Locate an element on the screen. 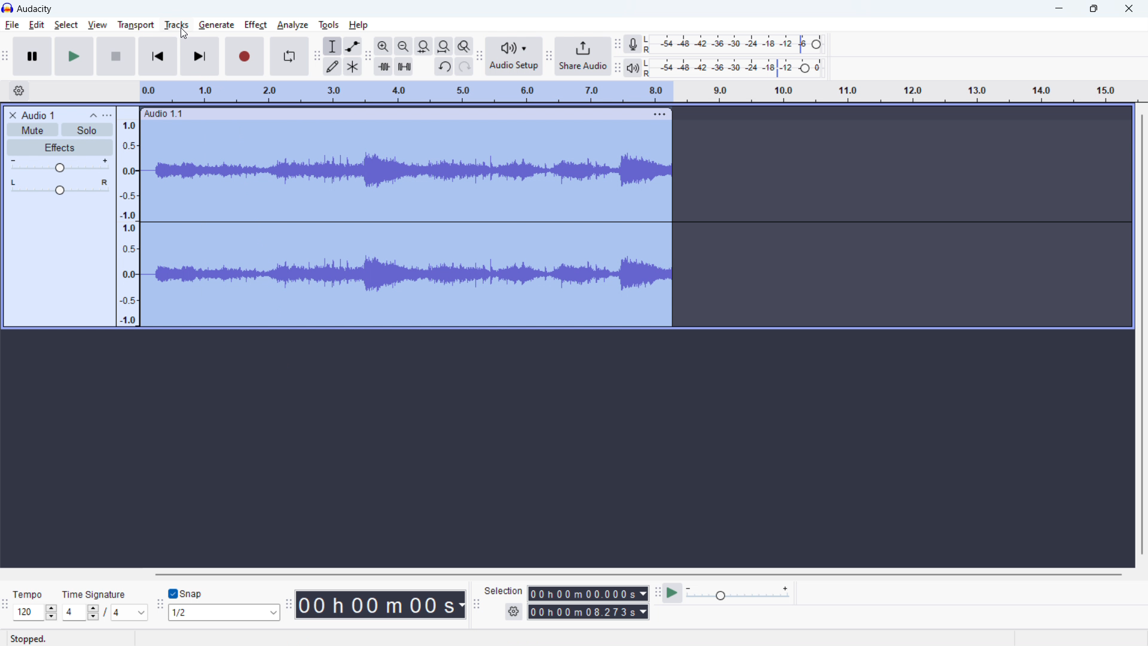 The image size is (1148, 646). stop is located at coordinates (117, 56).